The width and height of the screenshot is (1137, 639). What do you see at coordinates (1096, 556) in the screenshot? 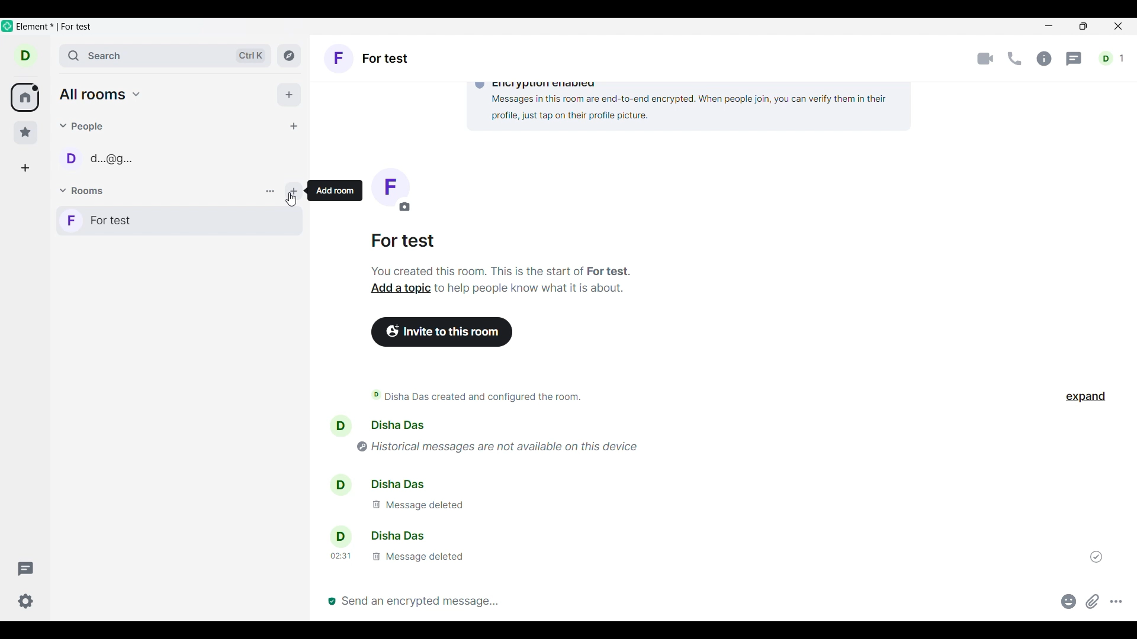
I see `Indicates message sent` at bounding box center [1096, 556].